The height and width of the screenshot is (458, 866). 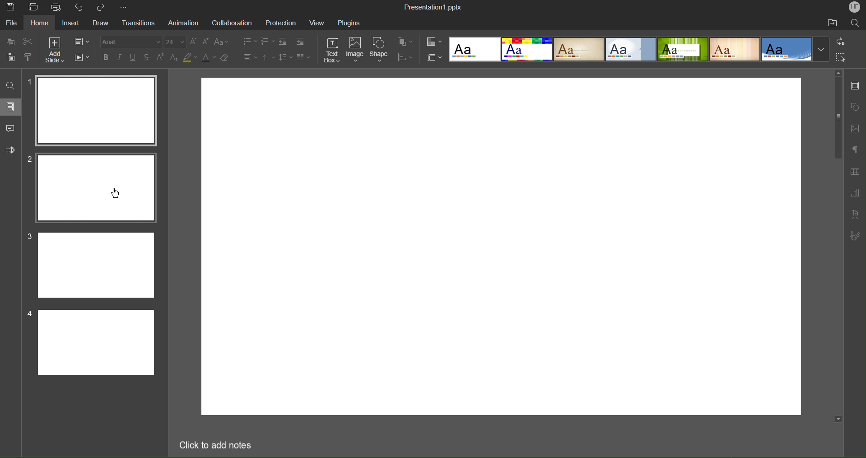 I want to click on More Options, so click(x=123, y=8).